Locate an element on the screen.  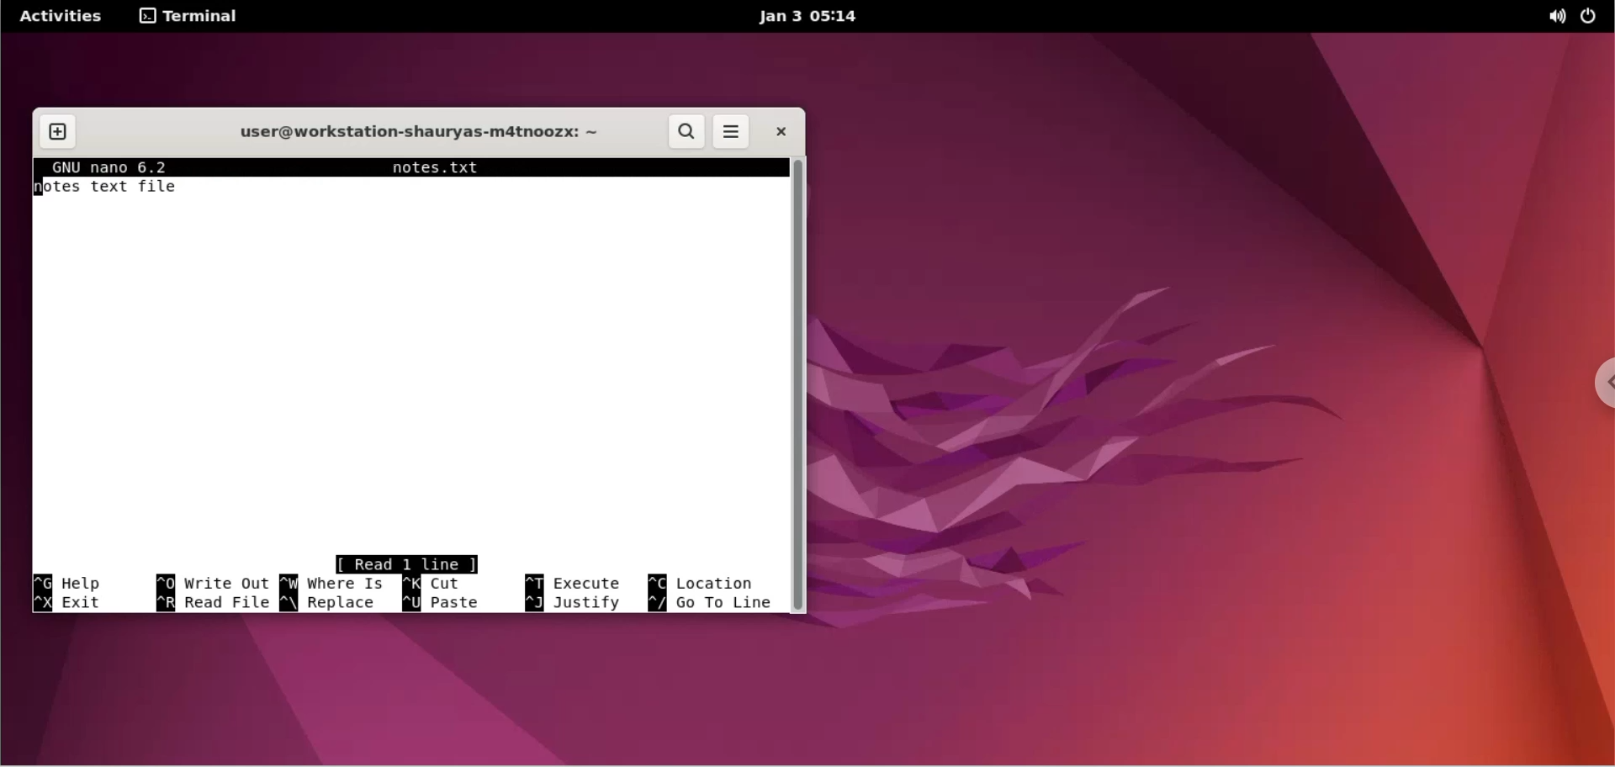
user@workstation-shauryas-m4tnoozx: ~ is located at coordinates (406, 132).